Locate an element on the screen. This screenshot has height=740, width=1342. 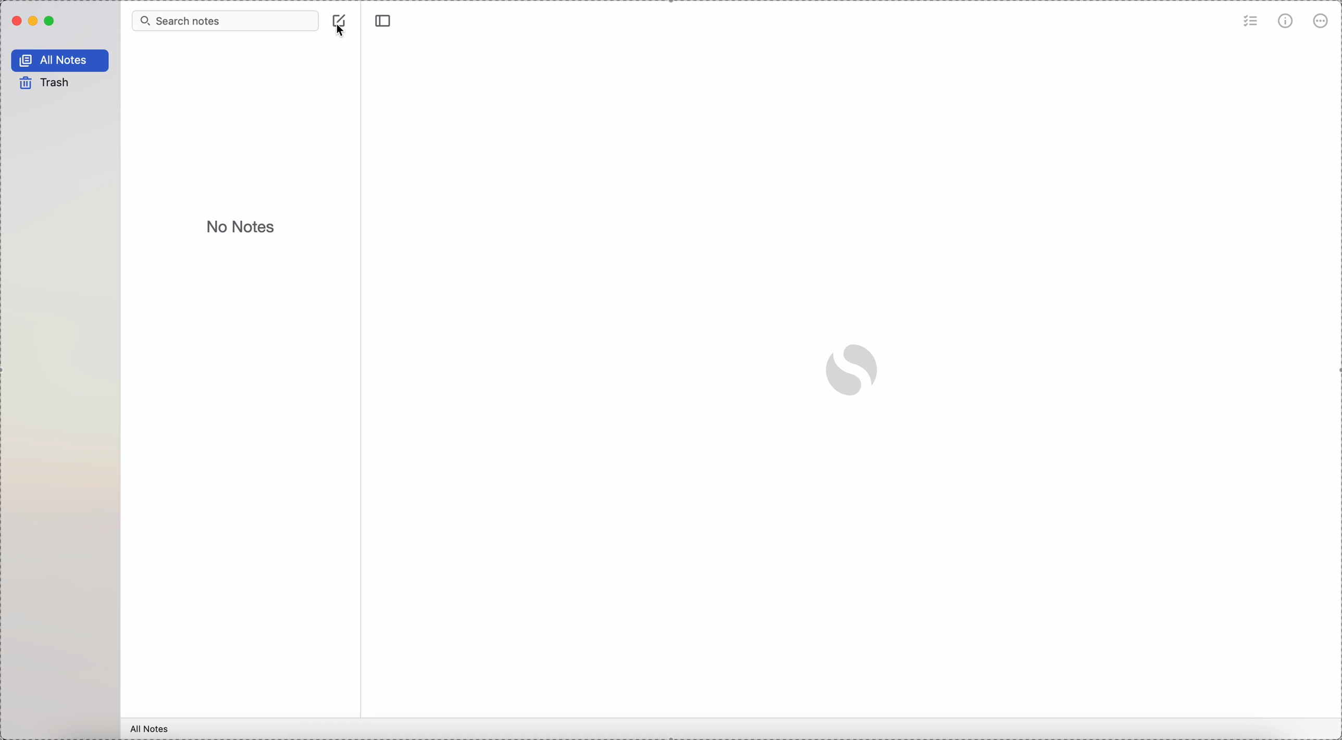
check list is located at coordinates (1249, 22).